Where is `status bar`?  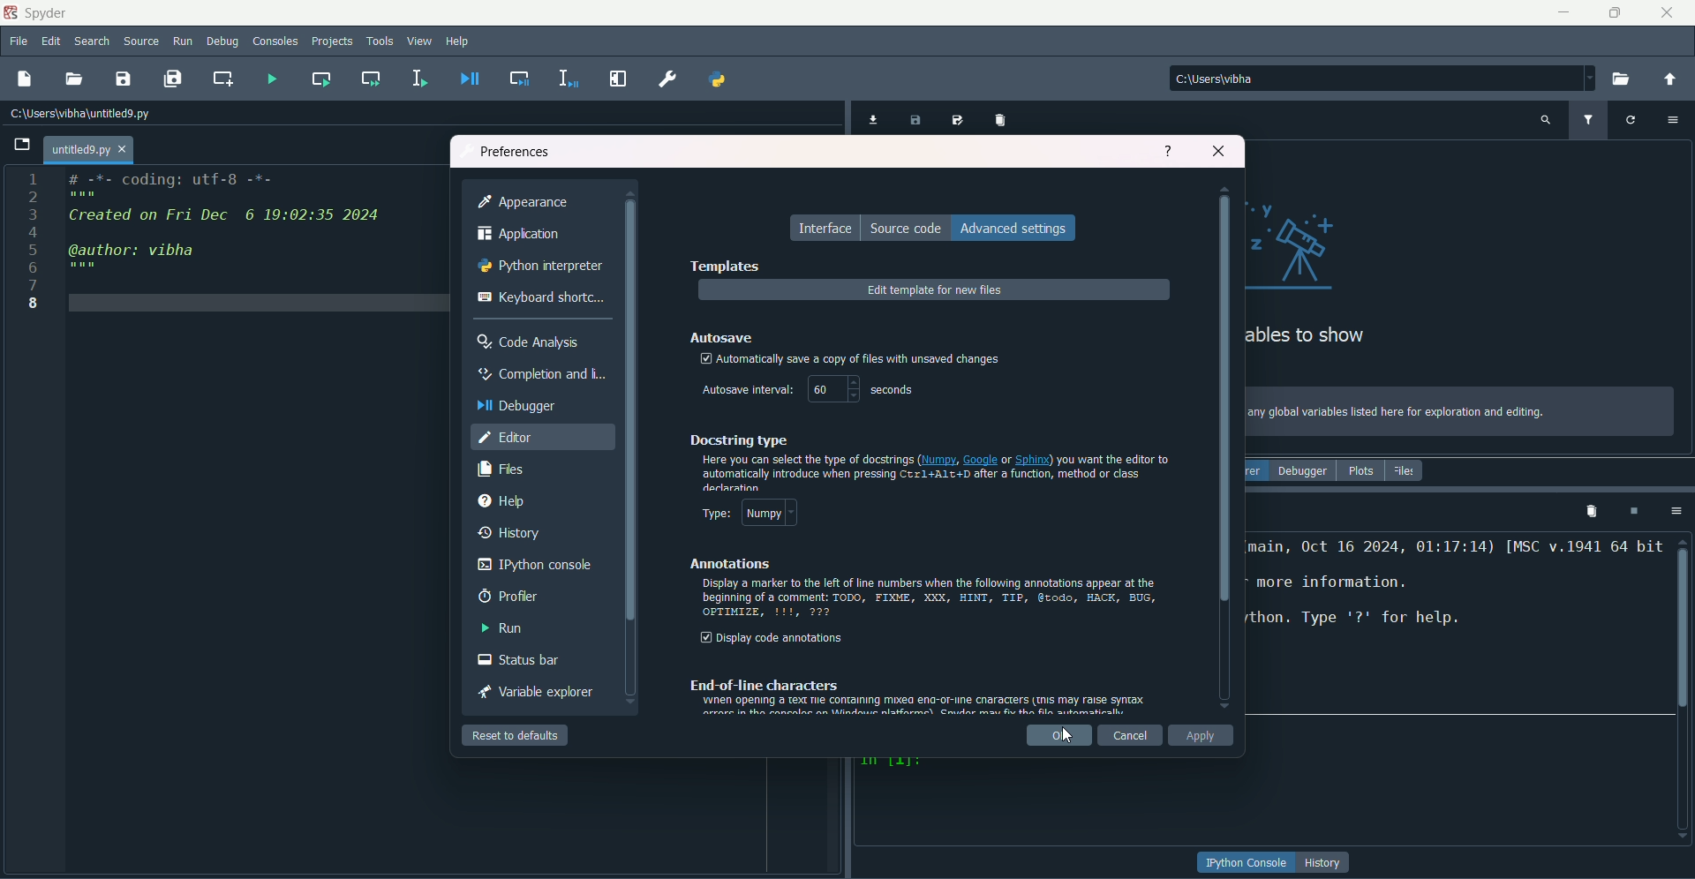 status bar is located at coordinates (516, 662).